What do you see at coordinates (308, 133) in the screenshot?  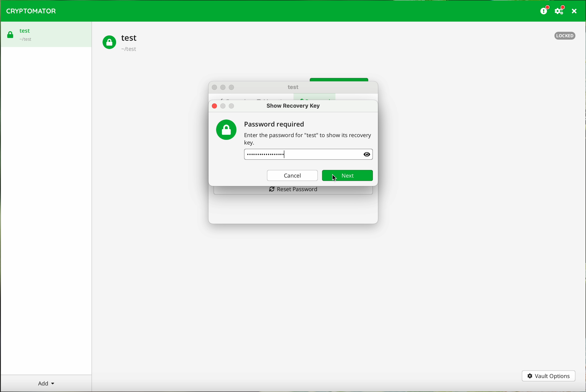 I see `password required` at bounding box center [308, 133].